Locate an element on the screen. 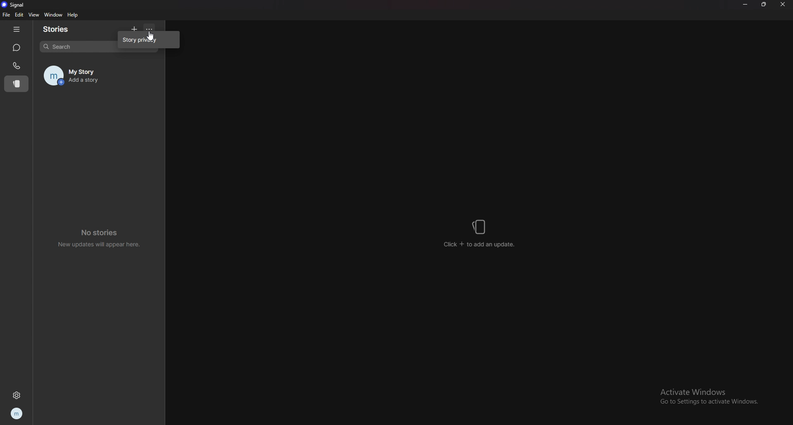 The width and height of the screenshot is (793, 425). cursor is located at coordinates (150, 35).